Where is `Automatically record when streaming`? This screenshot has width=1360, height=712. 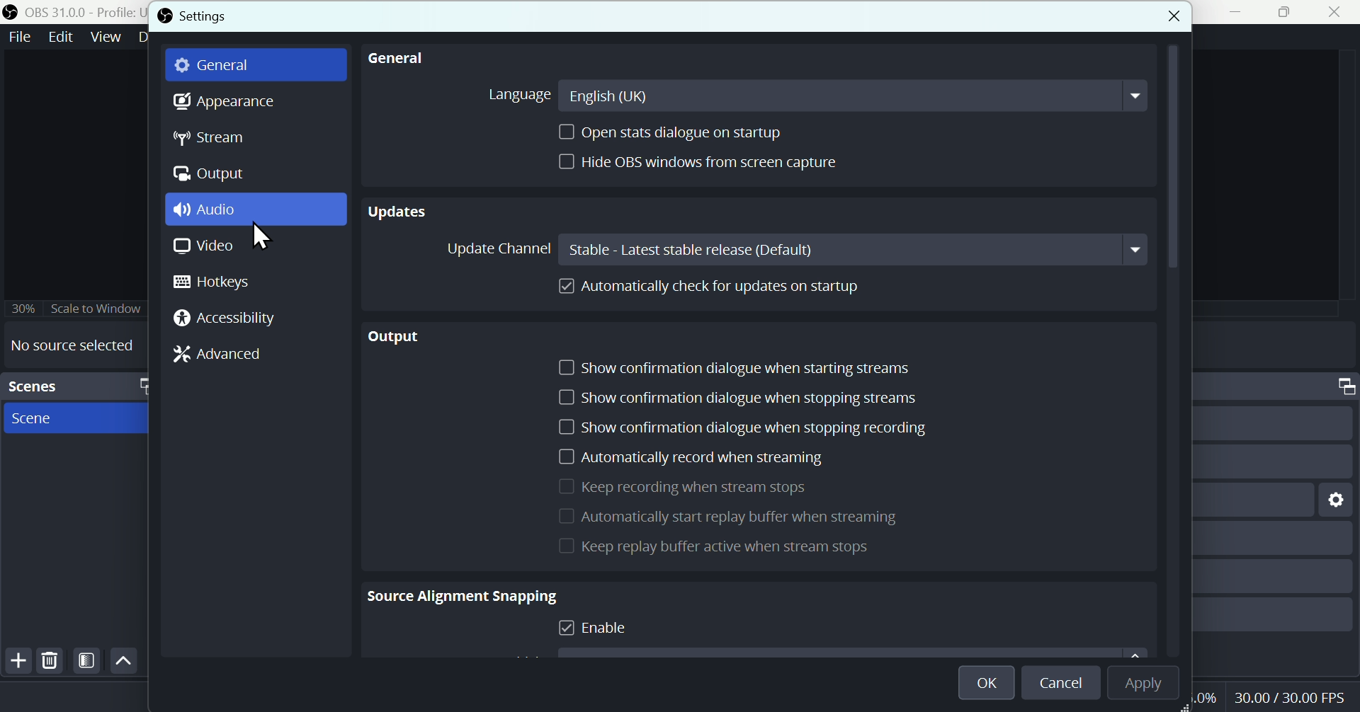
Automatically record when streaming is located at coordinates (692, 459).